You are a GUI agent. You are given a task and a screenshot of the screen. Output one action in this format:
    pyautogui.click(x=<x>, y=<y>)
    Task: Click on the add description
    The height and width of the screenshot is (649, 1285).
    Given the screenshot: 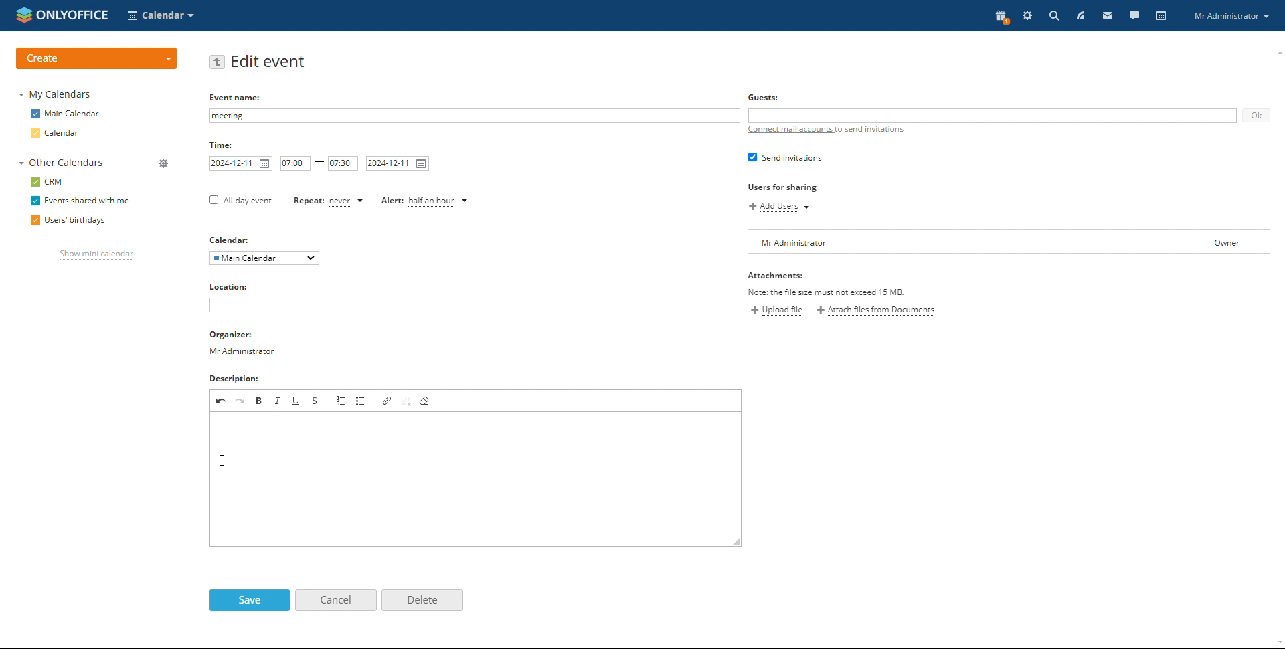 What is the action you would take?
    pyautogui.click(x=475, y=478)
    